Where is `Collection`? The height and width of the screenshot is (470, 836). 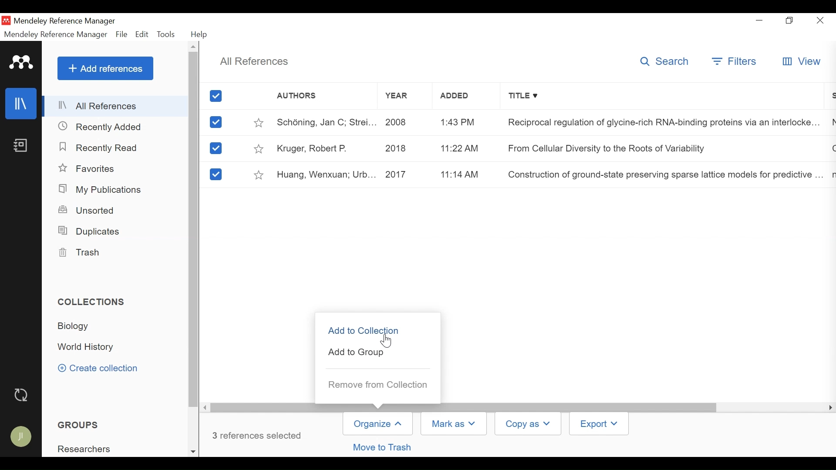 Collection is located at coordinates (88, 348).